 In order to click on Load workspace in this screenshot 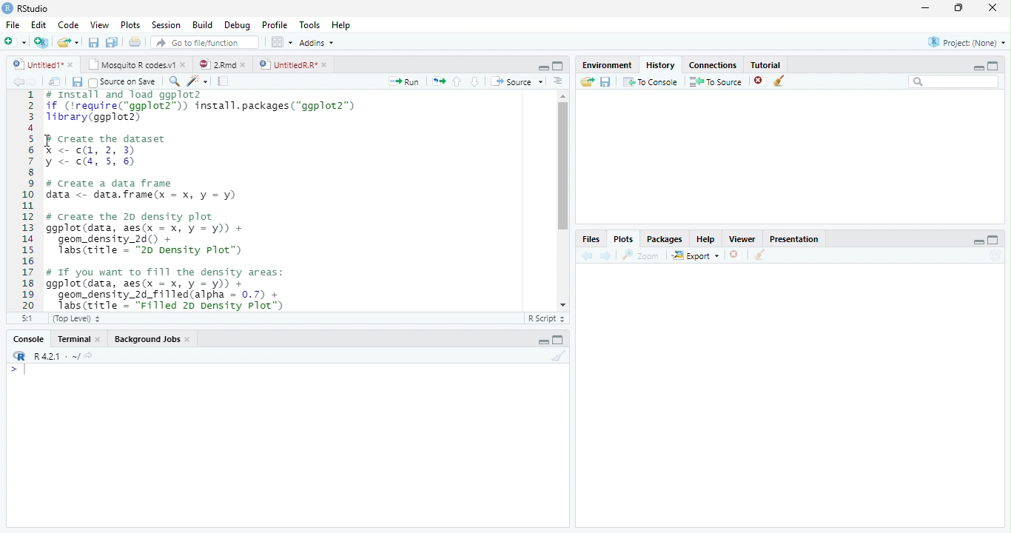, I will do `click(585, 82)`.